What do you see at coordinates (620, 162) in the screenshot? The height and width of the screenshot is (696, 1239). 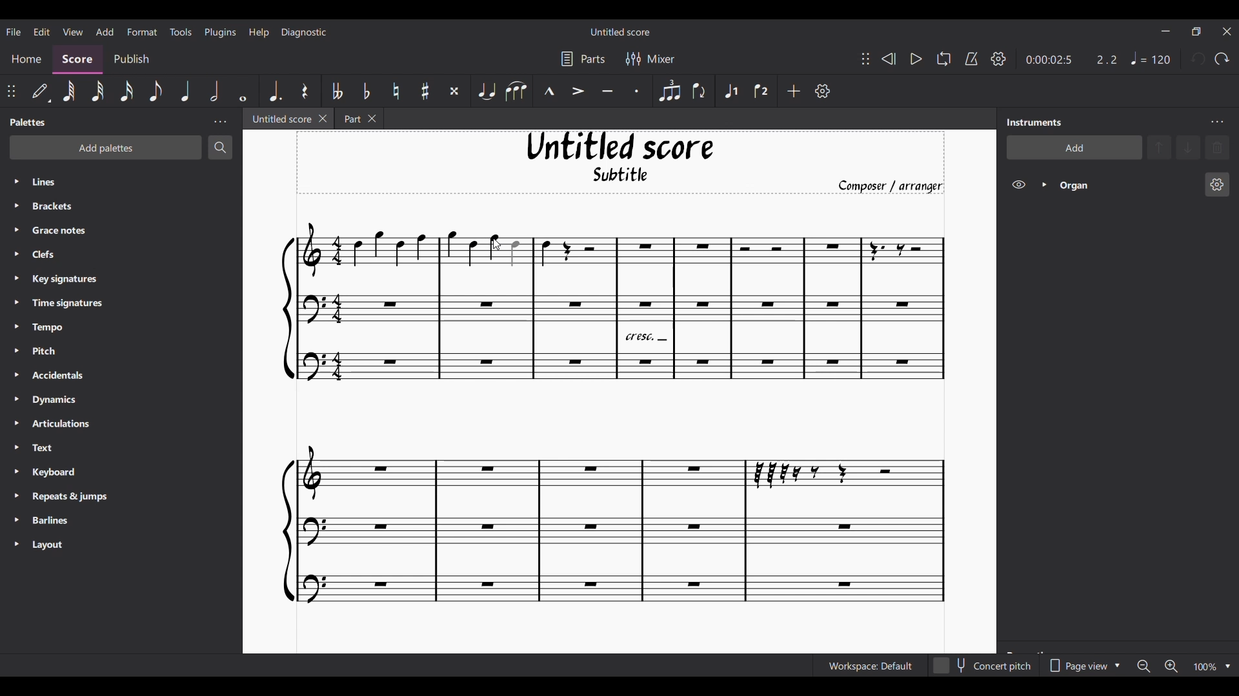 I see `Title, sub-title, and composer name` at bounding box center [620, 162].